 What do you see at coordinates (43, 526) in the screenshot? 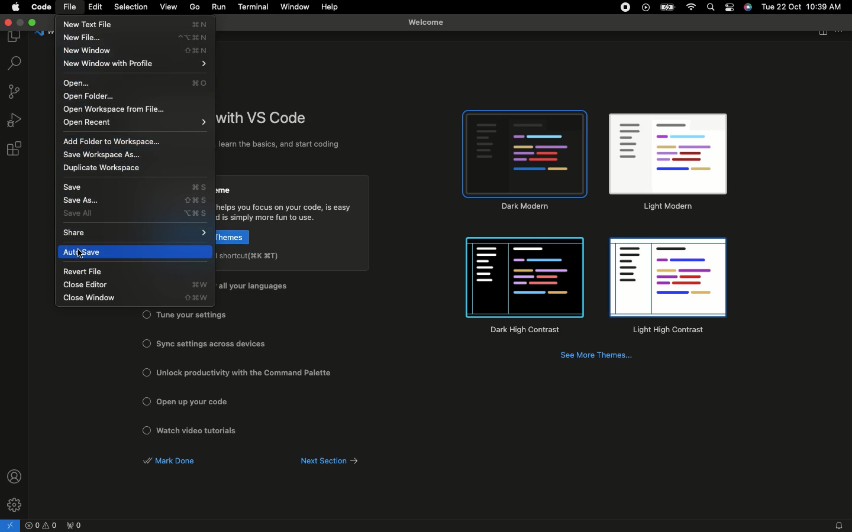
I see `Problems` at bounding box center [43, 526].